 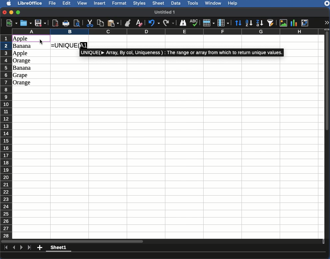 I want to click on Banana, so click(x=22, y=68).